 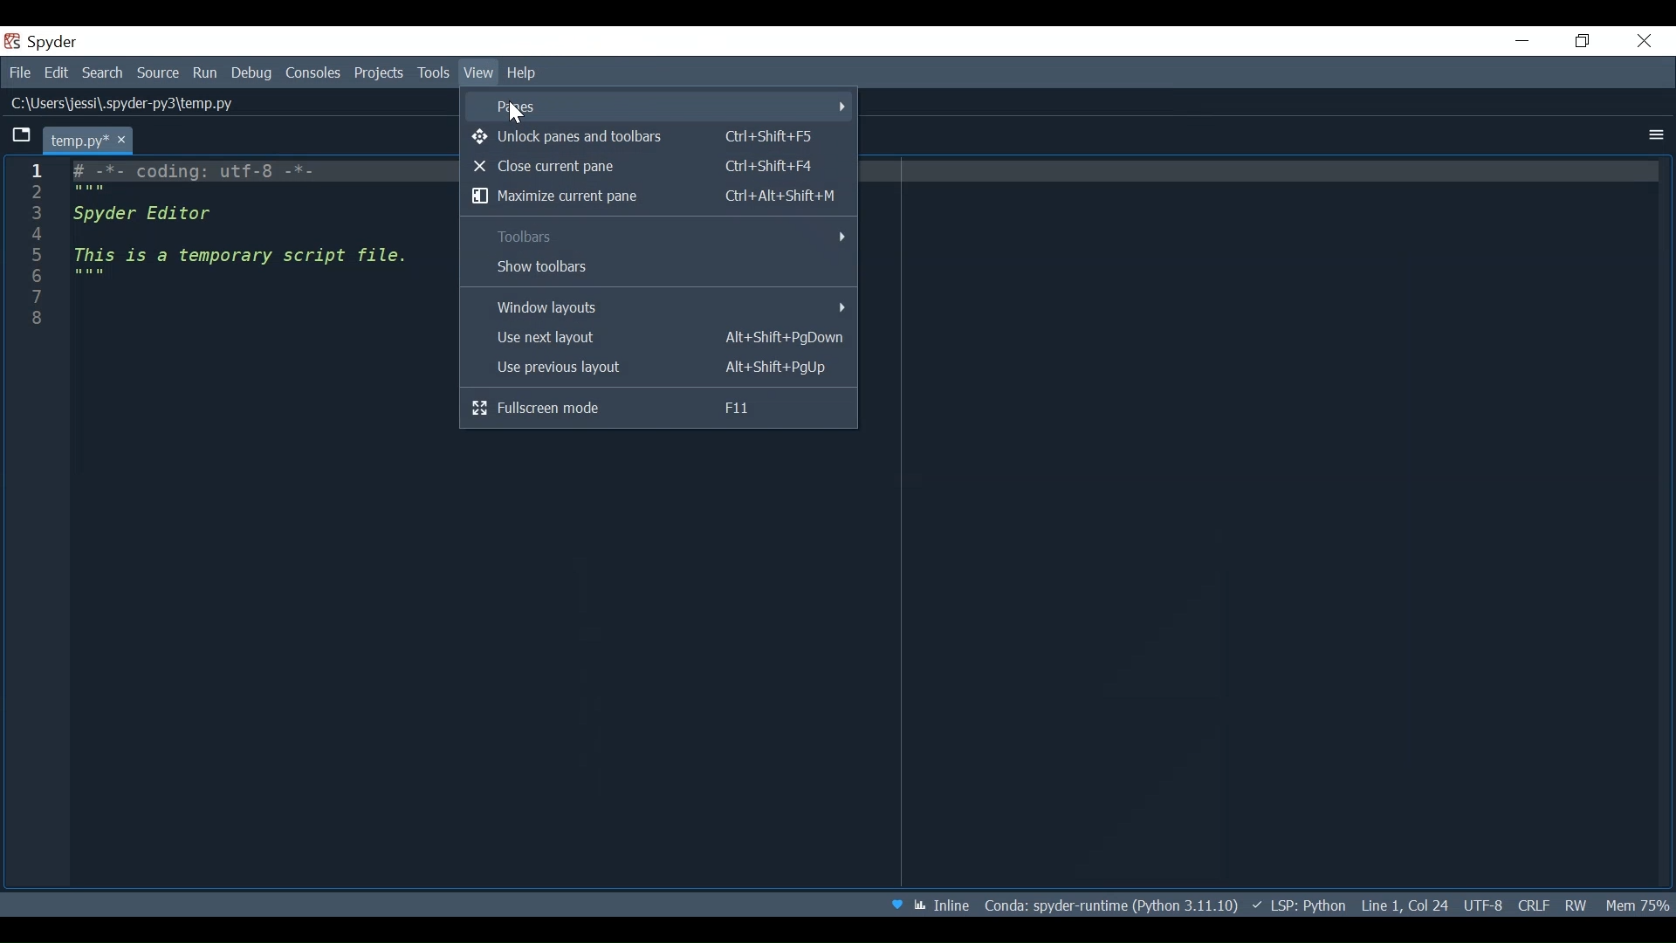 What do you see at coordinates (656, 339) in the screenshot?
I see `Use next layout` at bounding box center [656, 339].